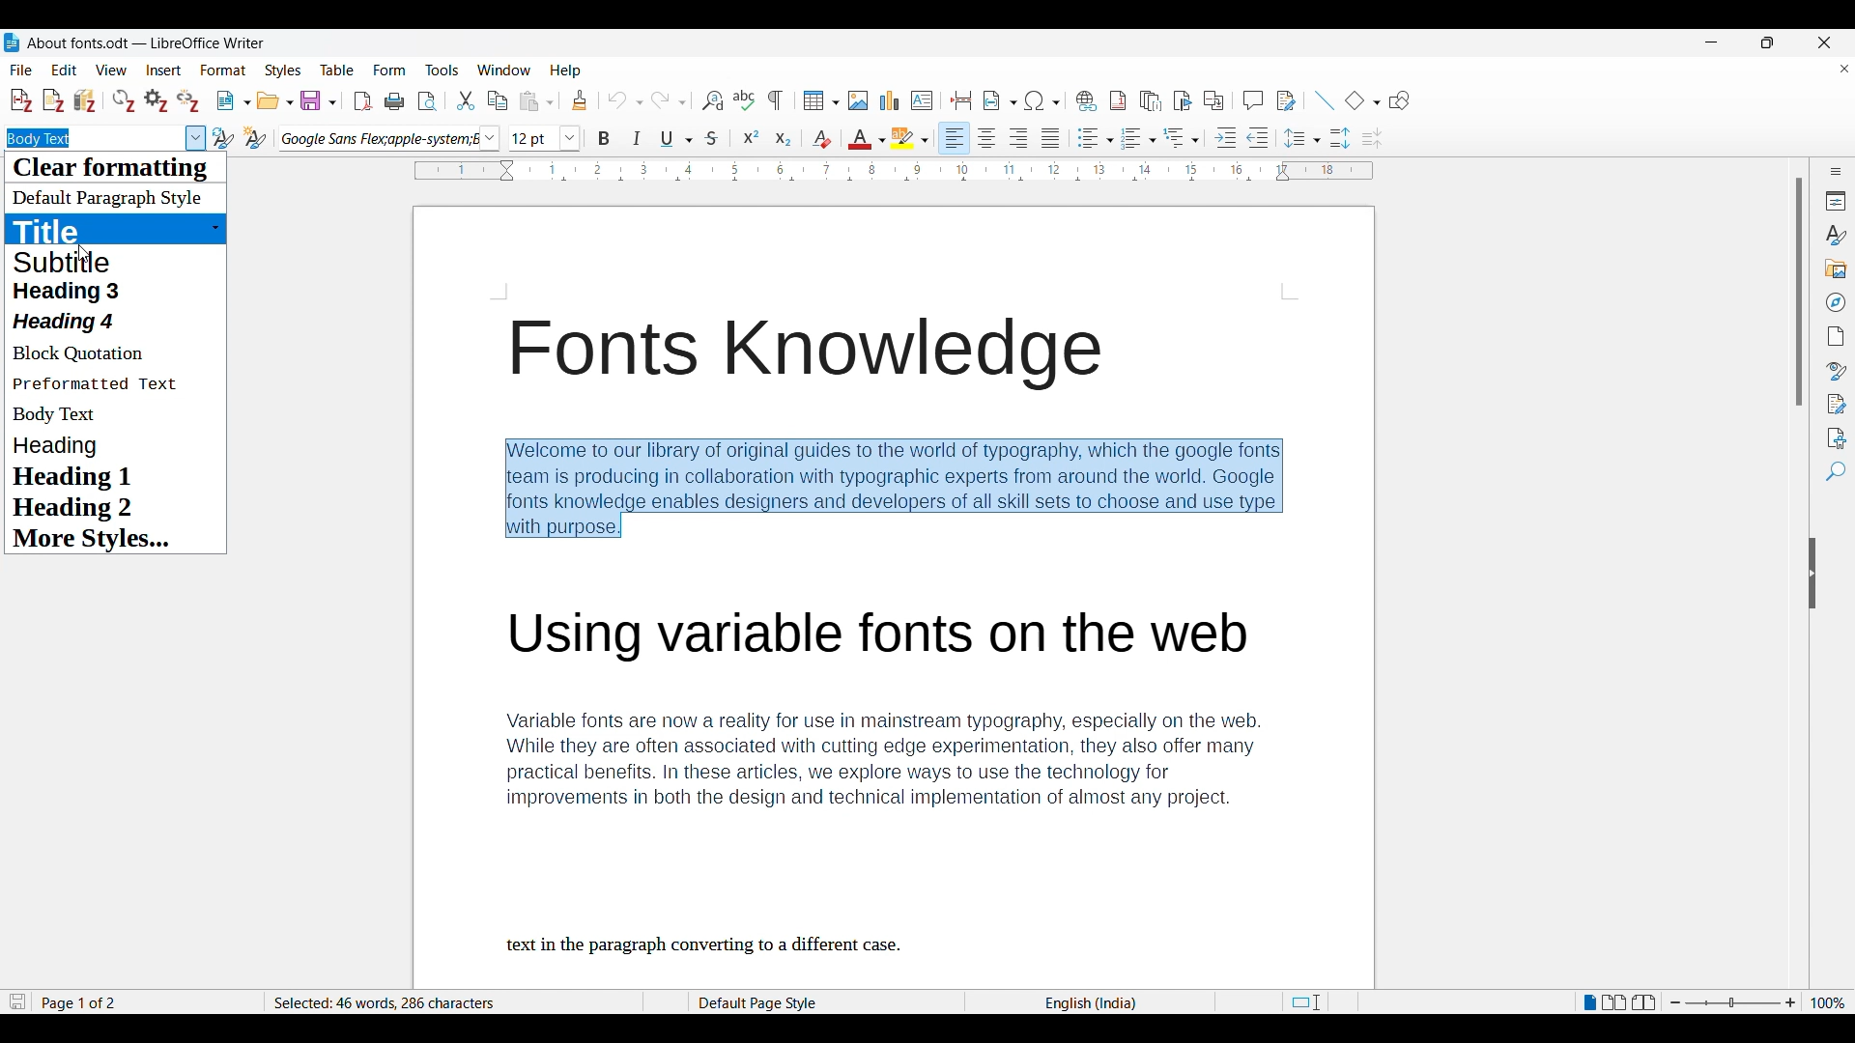 The width and height of the screenshot is (1855, 1043). I want to click on File menu, so click(20, 70).